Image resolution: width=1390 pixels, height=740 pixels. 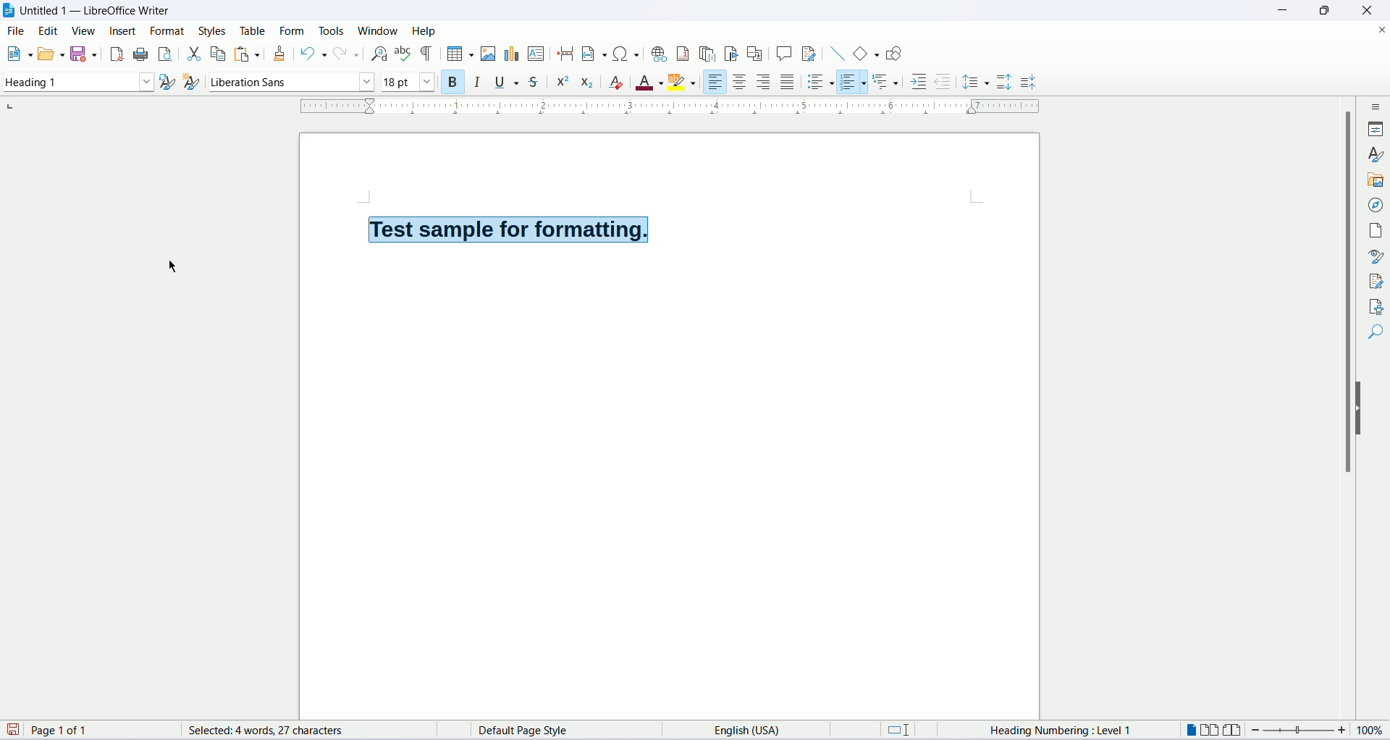 What do you see at coordinates (290, 81) in the screenshot?
I see `font name` at bounding box center [290, 81].